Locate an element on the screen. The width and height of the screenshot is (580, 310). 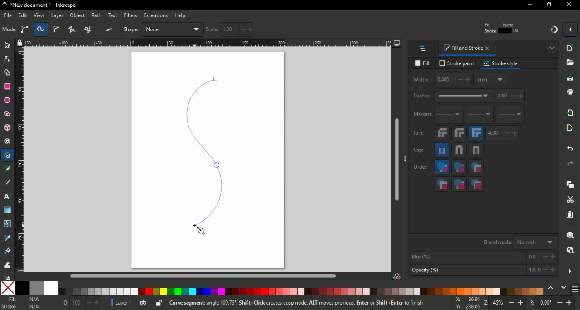
zoom drawing is located at coordinates (570, 251).